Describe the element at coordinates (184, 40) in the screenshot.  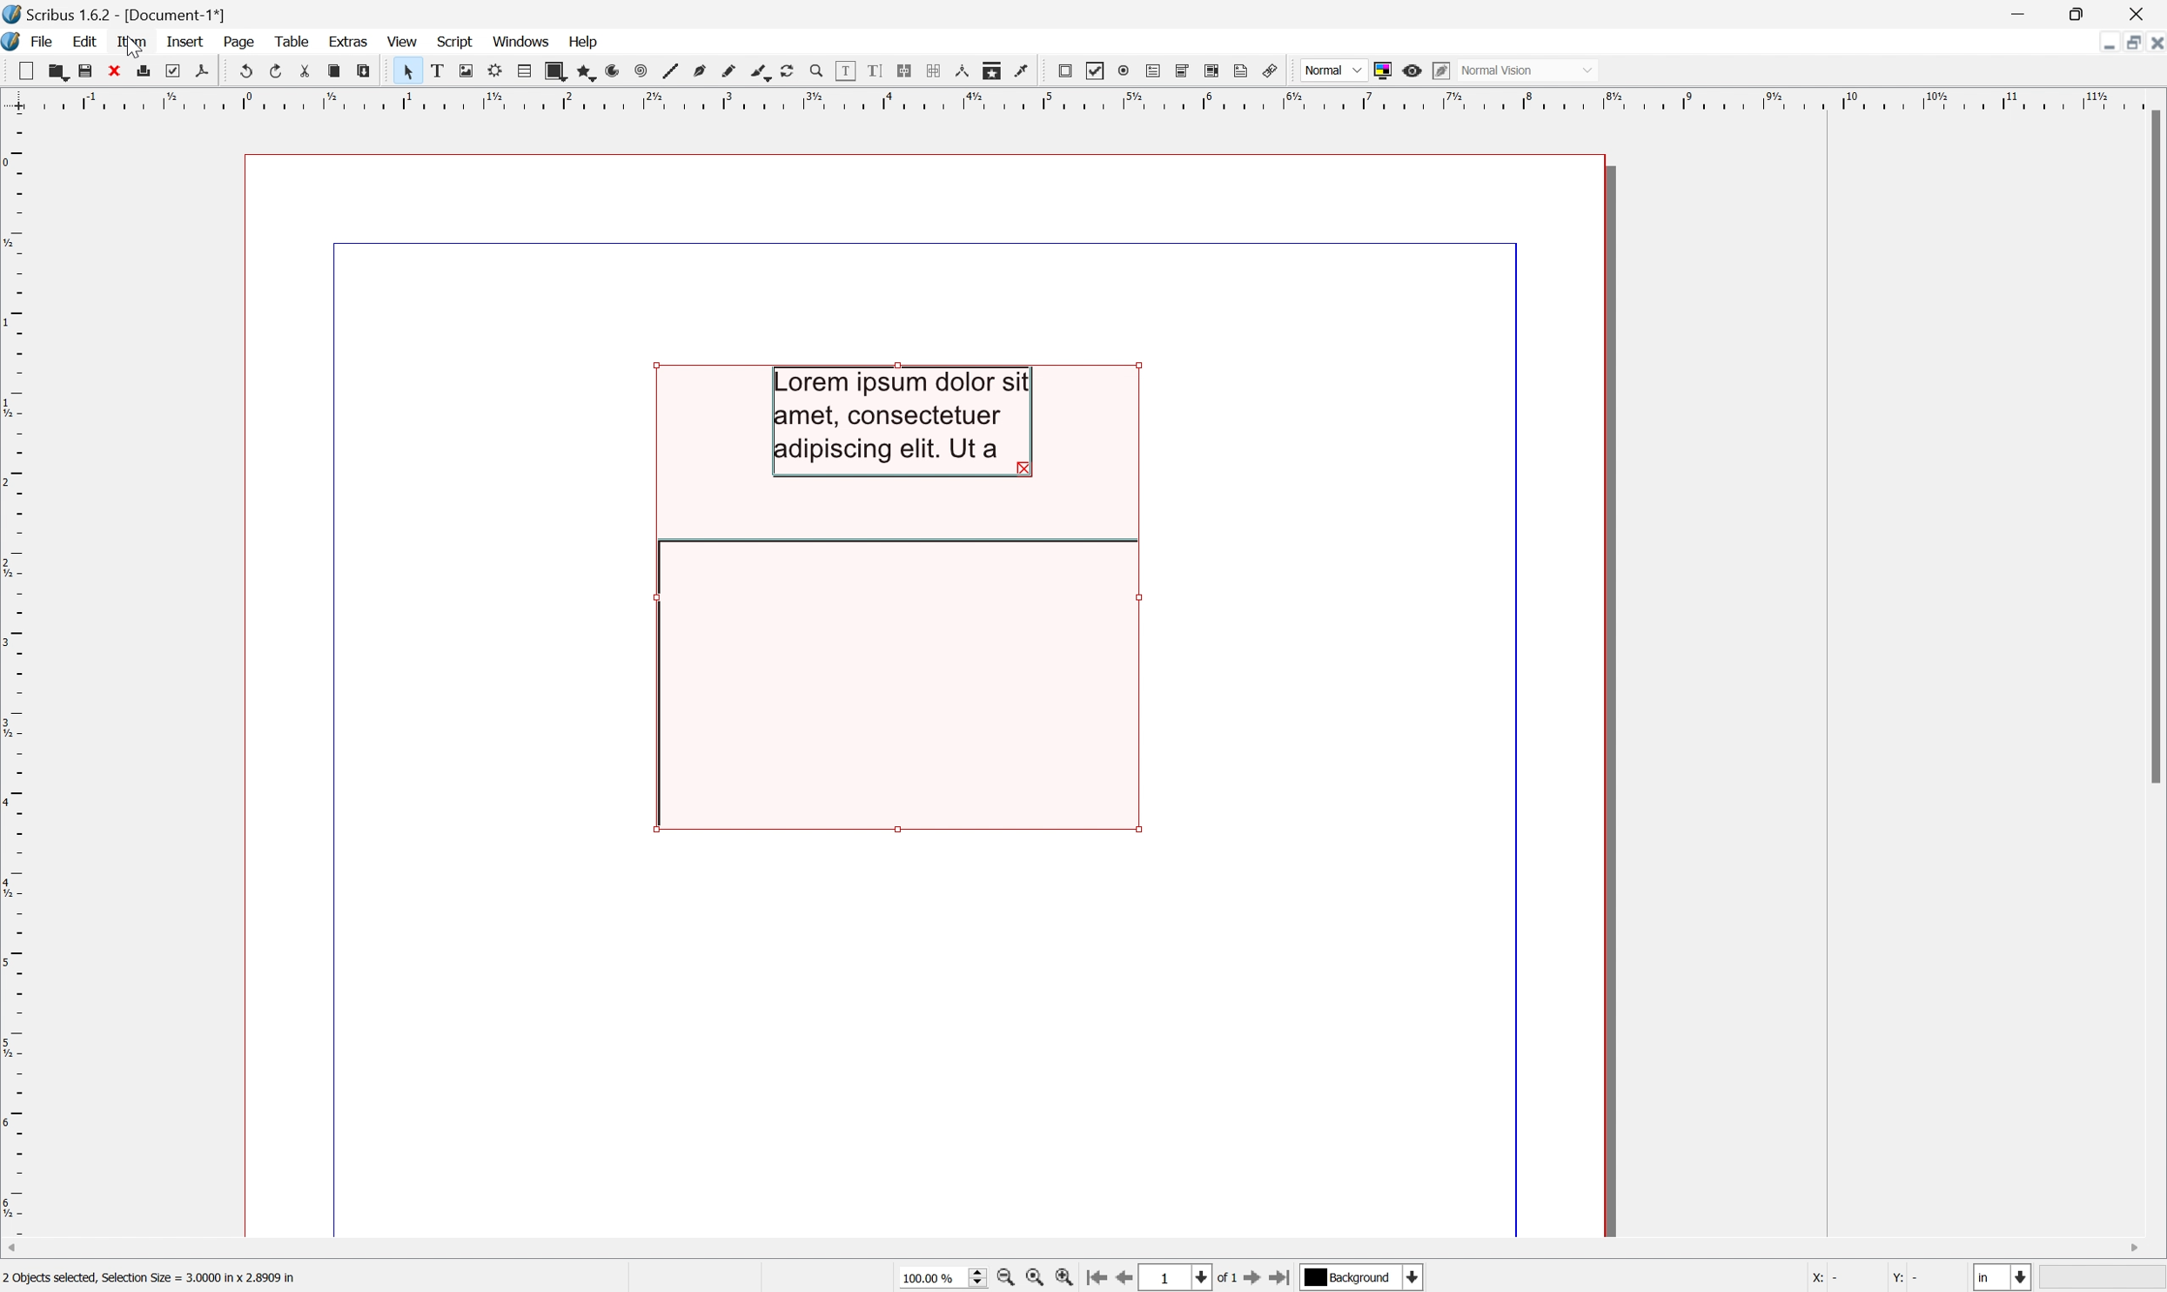
I see `Insert` at that location.